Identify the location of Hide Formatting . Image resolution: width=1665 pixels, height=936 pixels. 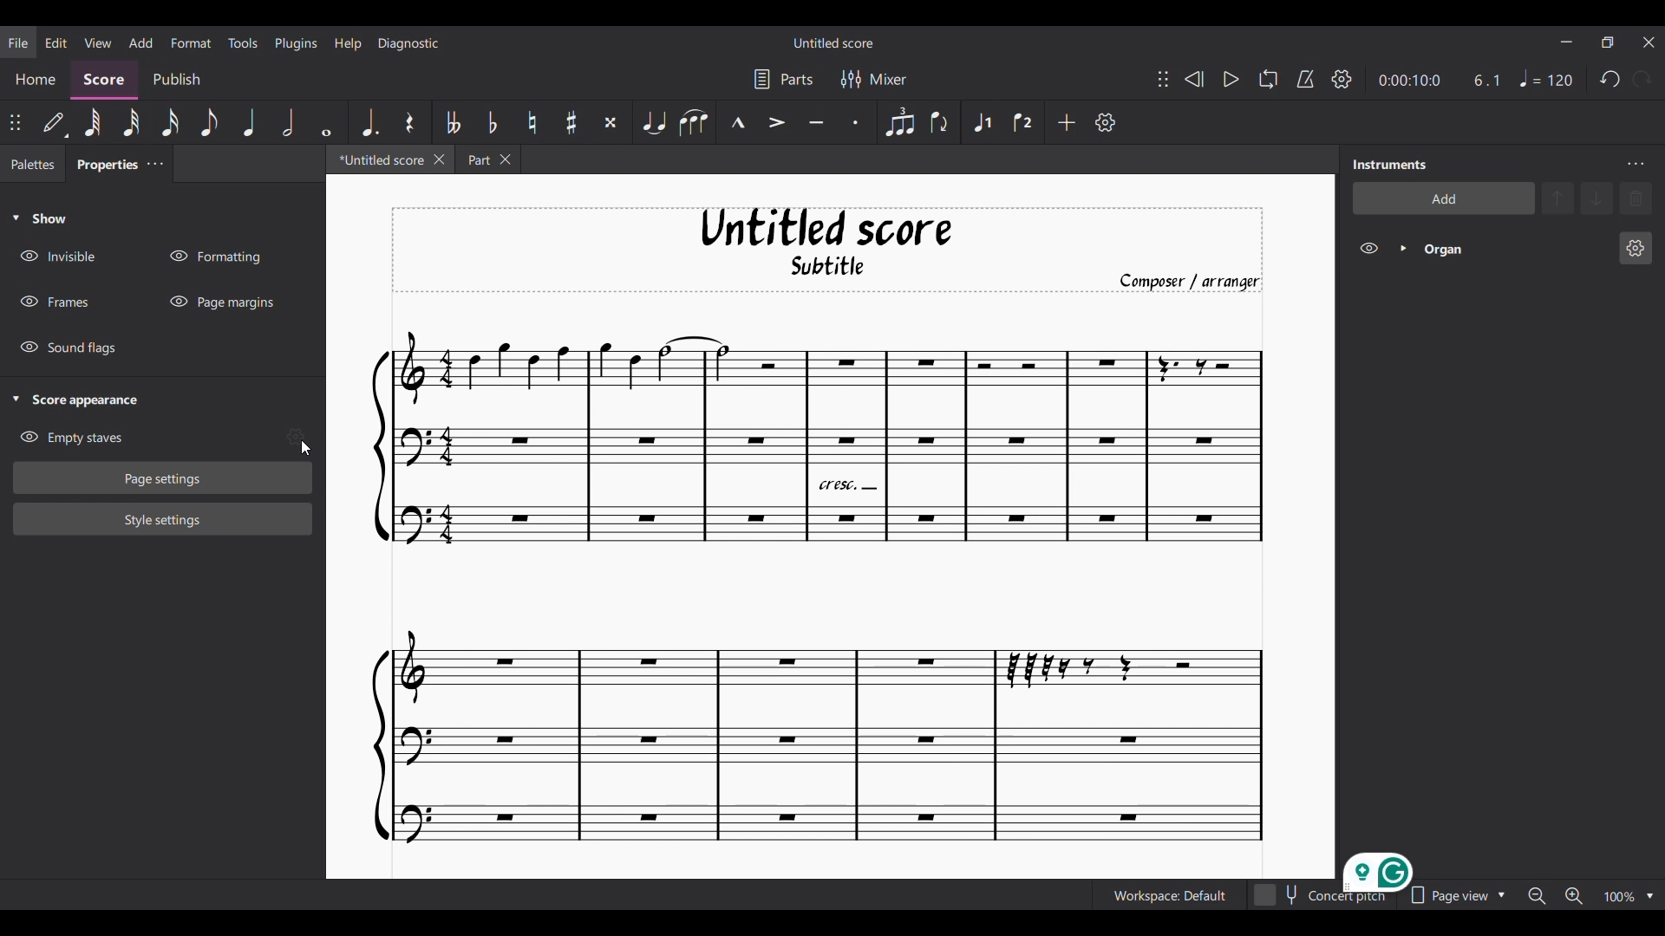
(214, 257).